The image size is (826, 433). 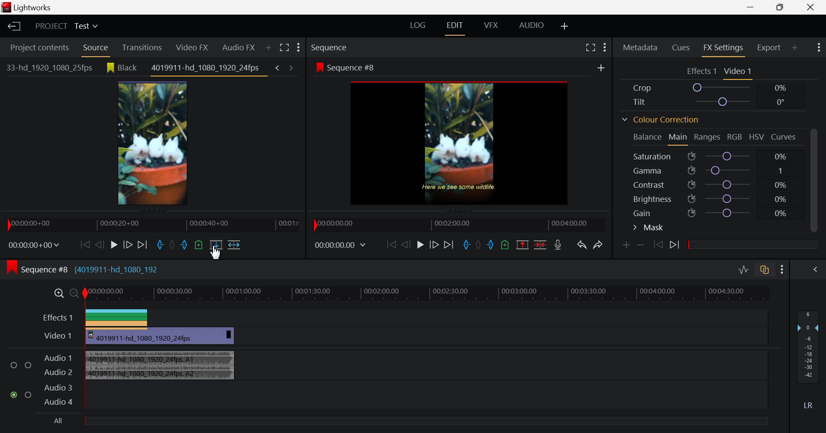 What do you see at coordinates (626, 246) in the screenshot?
I see `Add keyframe` at bounding box center [626, 246].